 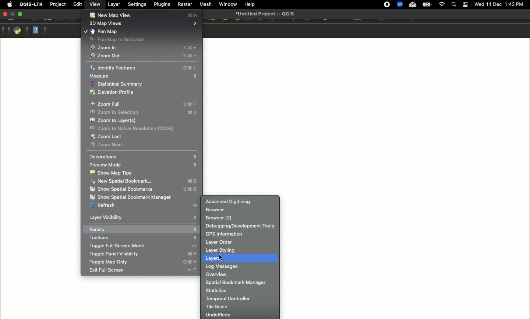 I want to click on Toggle panel visibility, so click(x=142, y=254).